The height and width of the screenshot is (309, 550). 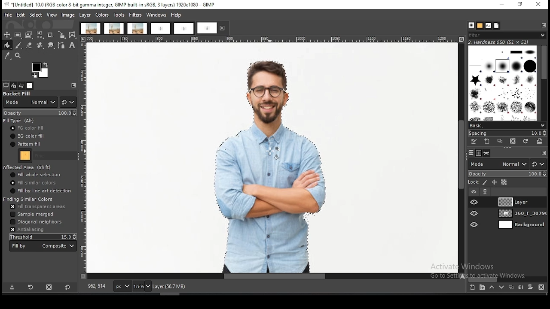 What do you see at coordinates (143, 287) in the screenshot?
I see `zoom status` at bounding box center [143, 287].